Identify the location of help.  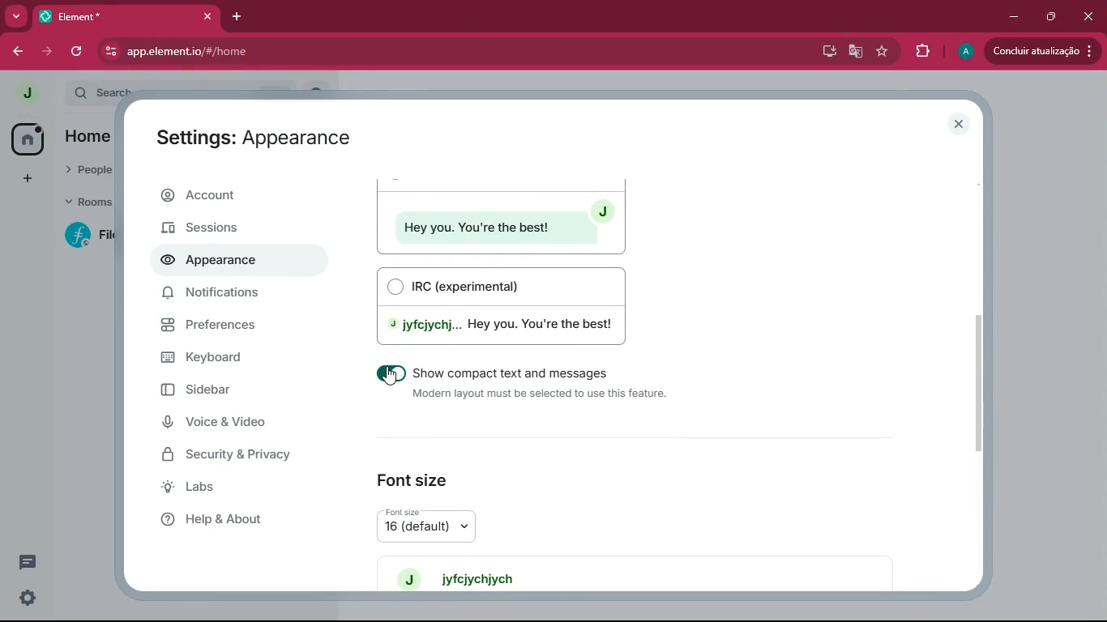
(234, 518).